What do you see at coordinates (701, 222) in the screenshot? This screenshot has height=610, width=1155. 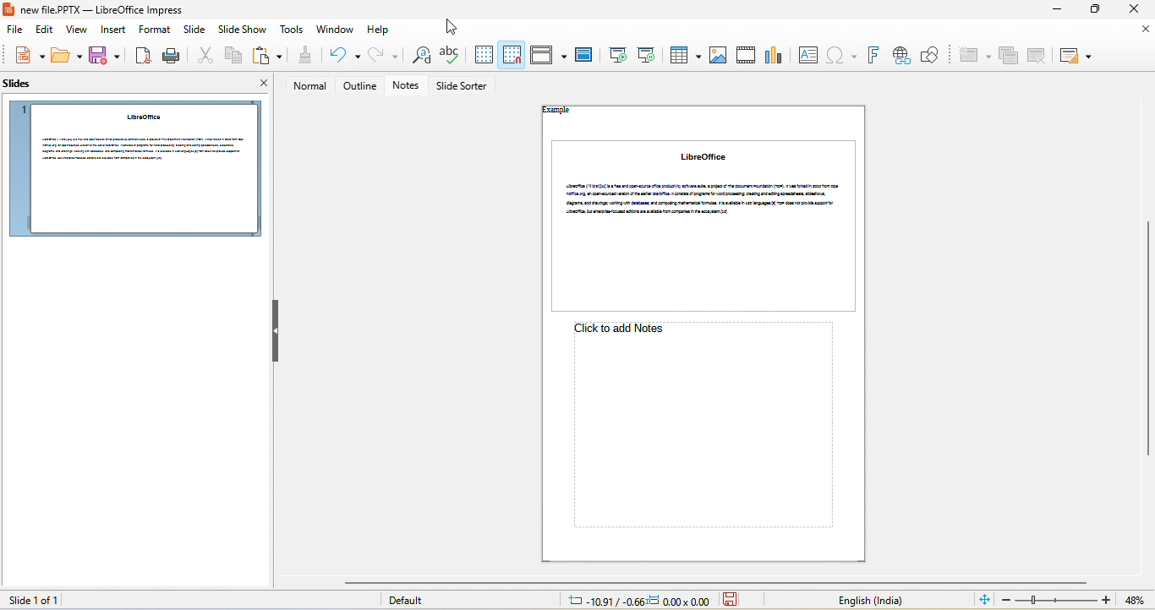 I see `slide` at bounding box center [701, 222].